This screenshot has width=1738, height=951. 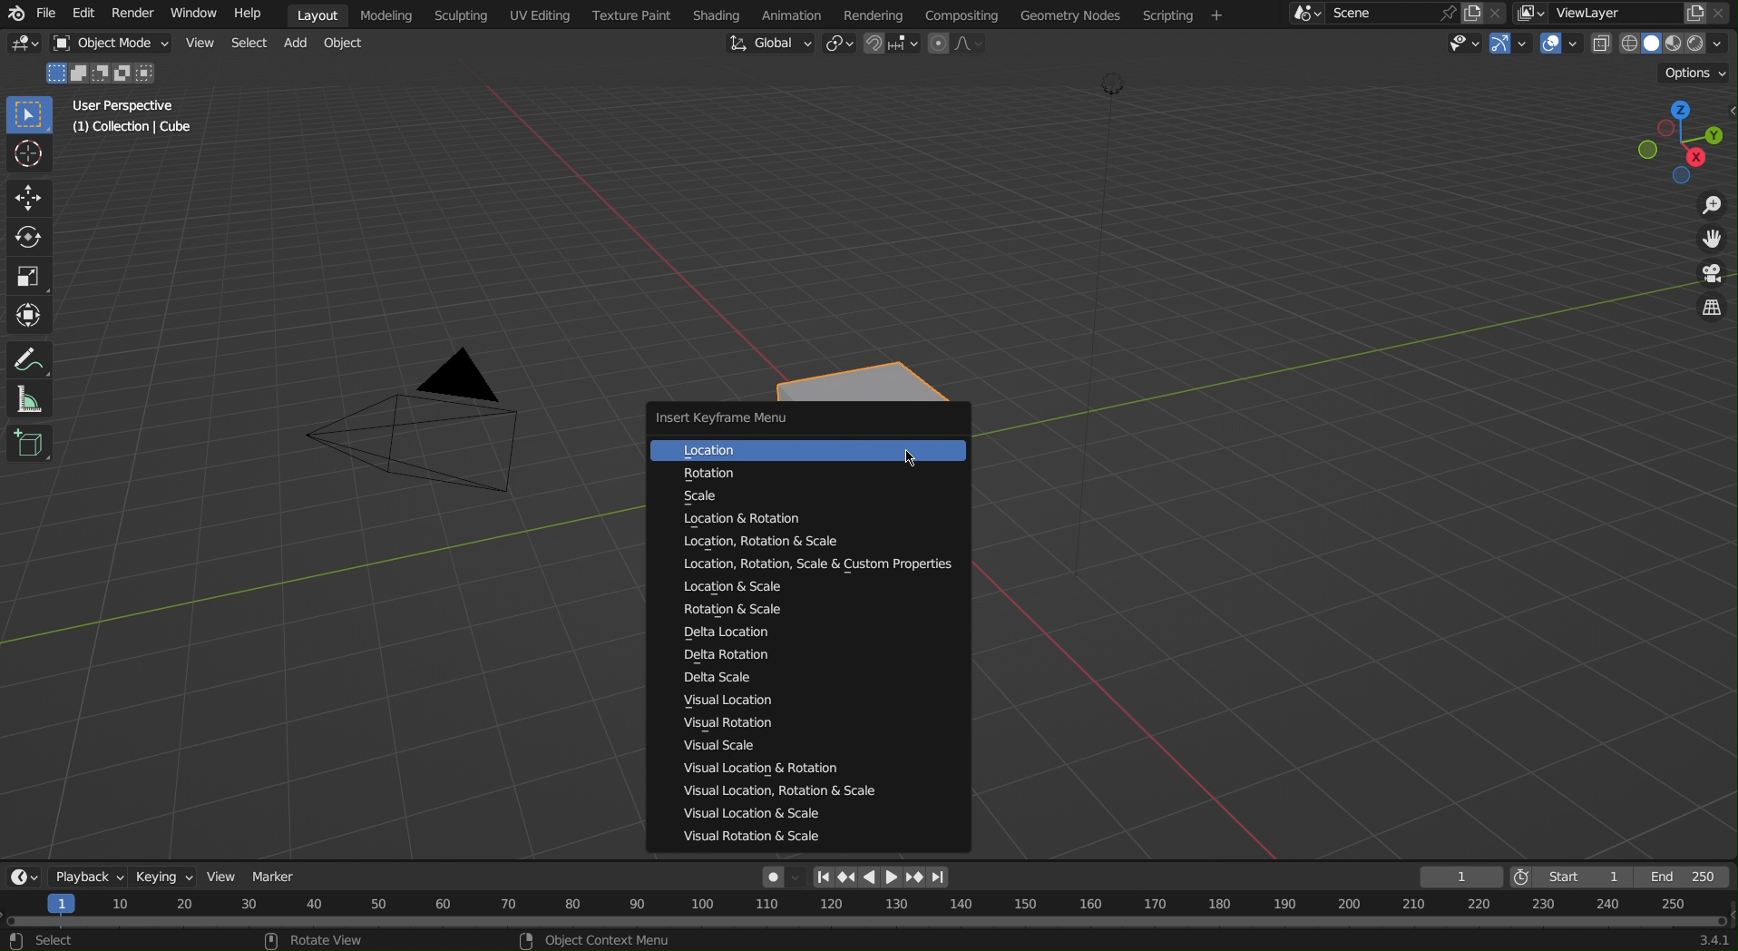 What do you see at coordinates (15, 15) in the screenshot?
I see `Blend logo` at bounding box center [15, 15].